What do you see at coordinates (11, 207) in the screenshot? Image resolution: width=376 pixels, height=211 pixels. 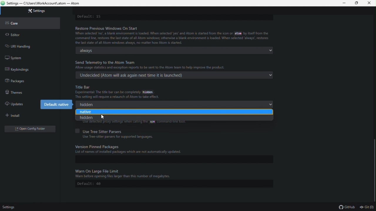 I see `Settings` at bounding box center [11, 207].